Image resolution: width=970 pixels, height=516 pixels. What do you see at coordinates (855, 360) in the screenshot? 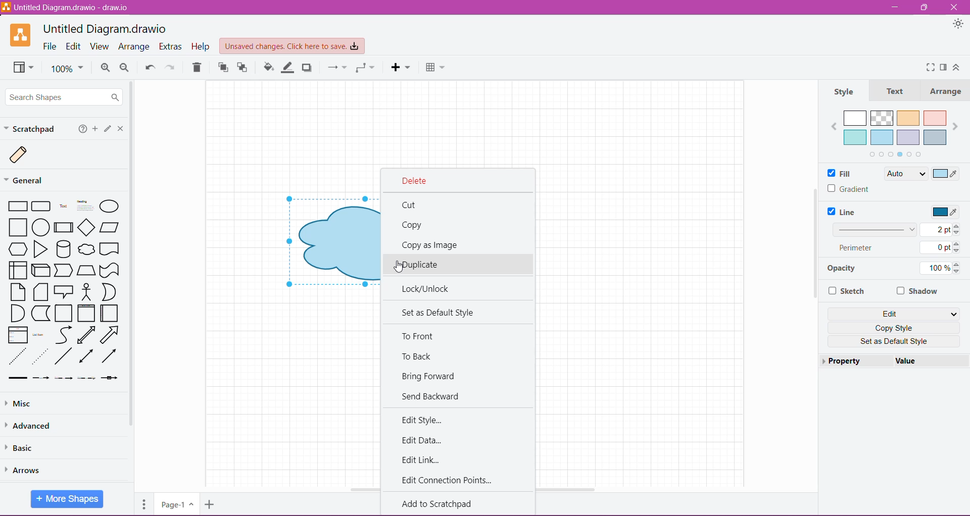
I see `Property` at bounding box center [855, 360].